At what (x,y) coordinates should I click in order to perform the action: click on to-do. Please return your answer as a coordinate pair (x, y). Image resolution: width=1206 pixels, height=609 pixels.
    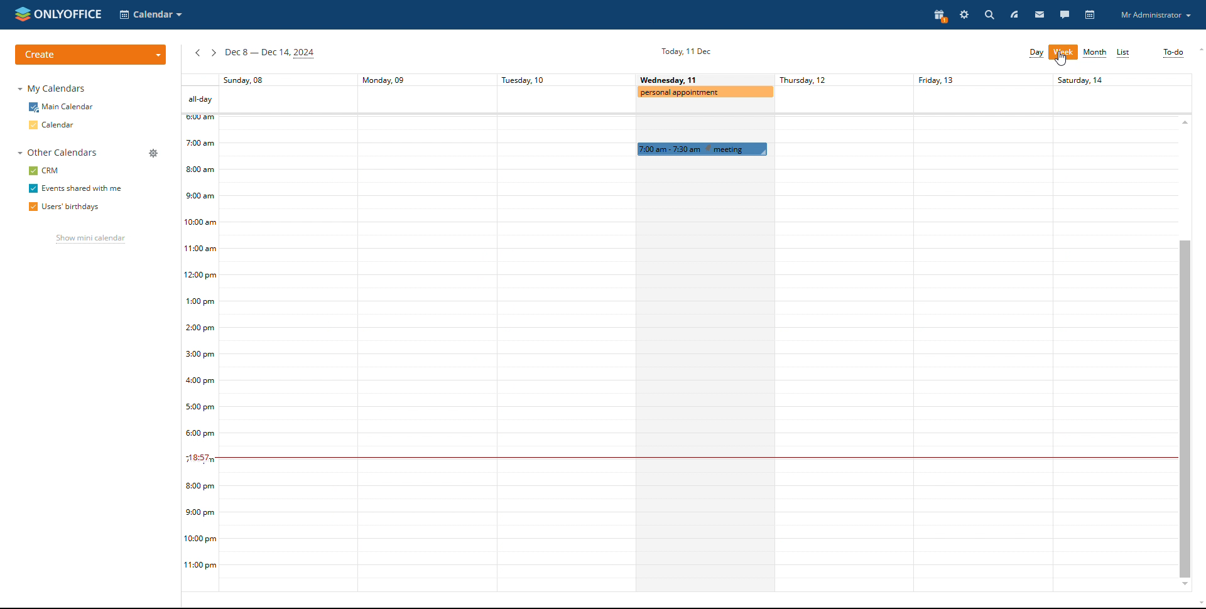
    Looking at the image, I should click on (1174, 53).